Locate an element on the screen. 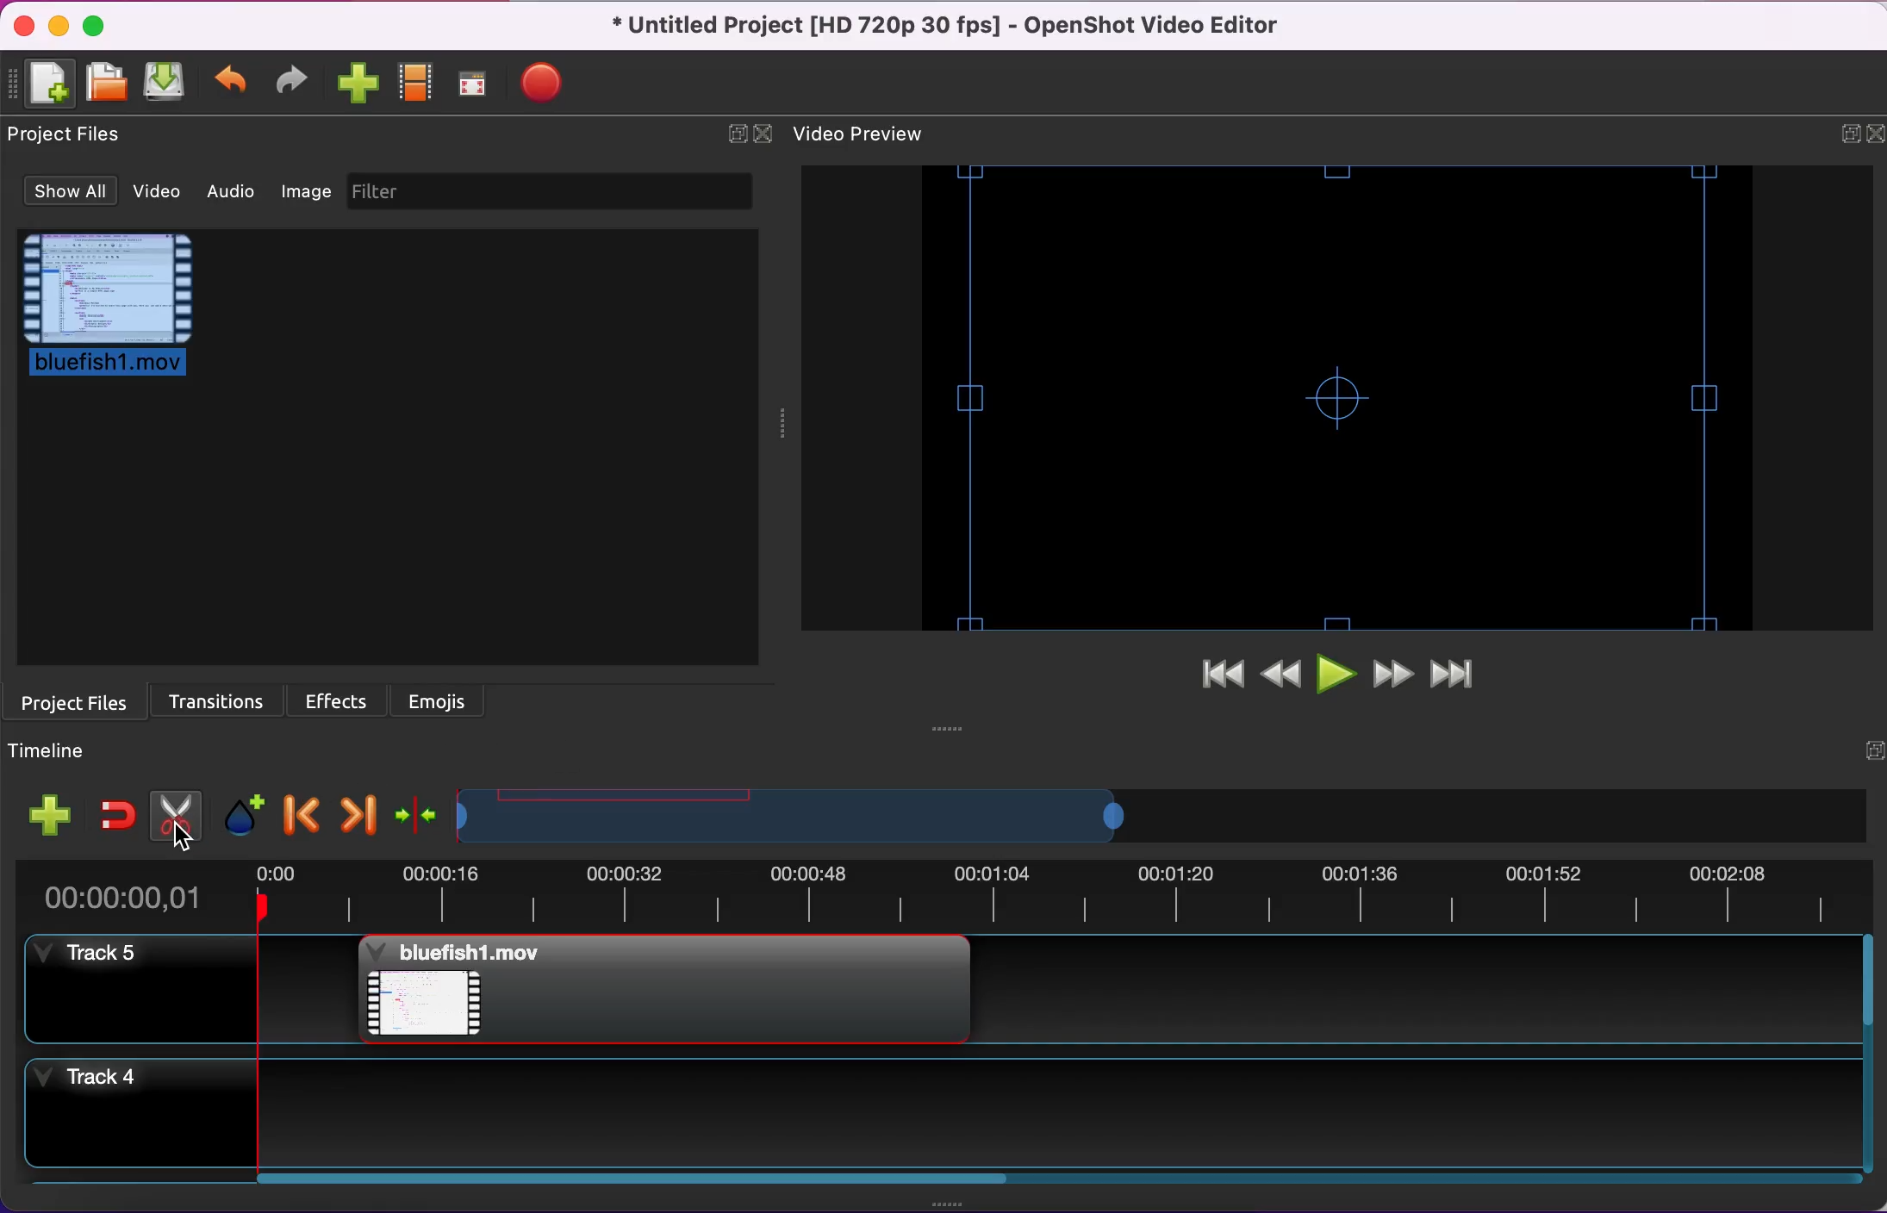  image is located at coordinates (308, 196).